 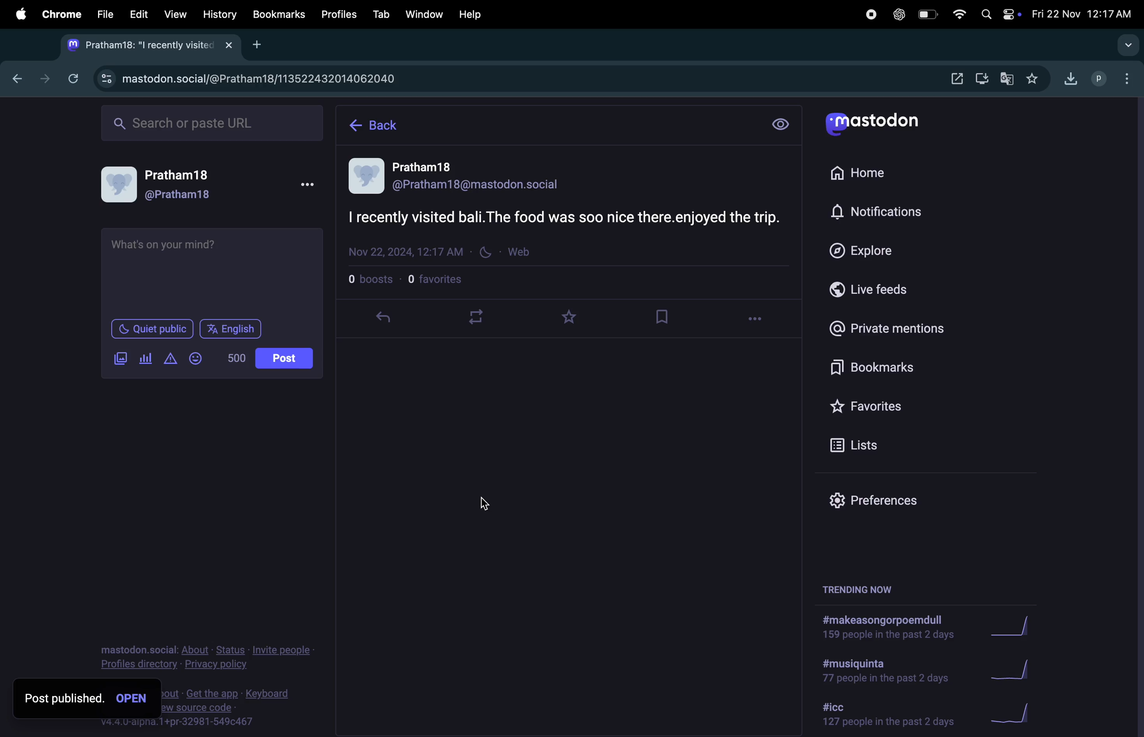 What do you see at coordinates (443, 280) in the screenshot?
I see `favourites` at bounding box center [443, 280].